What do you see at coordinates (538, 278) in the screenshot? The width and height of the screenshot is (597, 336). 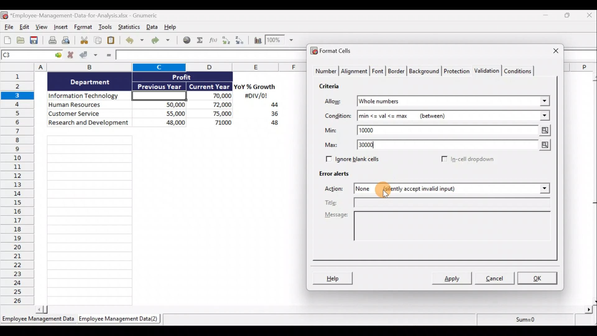 I see `OK` at bounding box center [538, 278].